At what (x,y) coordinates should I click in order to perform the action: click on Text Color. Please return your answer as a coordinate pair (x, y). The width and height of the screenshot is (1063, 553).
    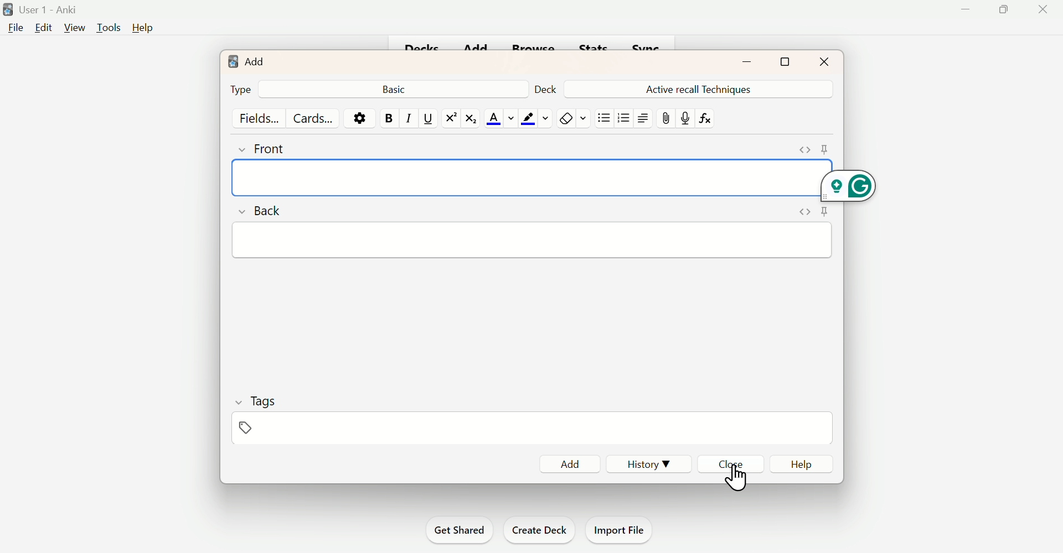
    Looking at the image, I should click on (498, 117).